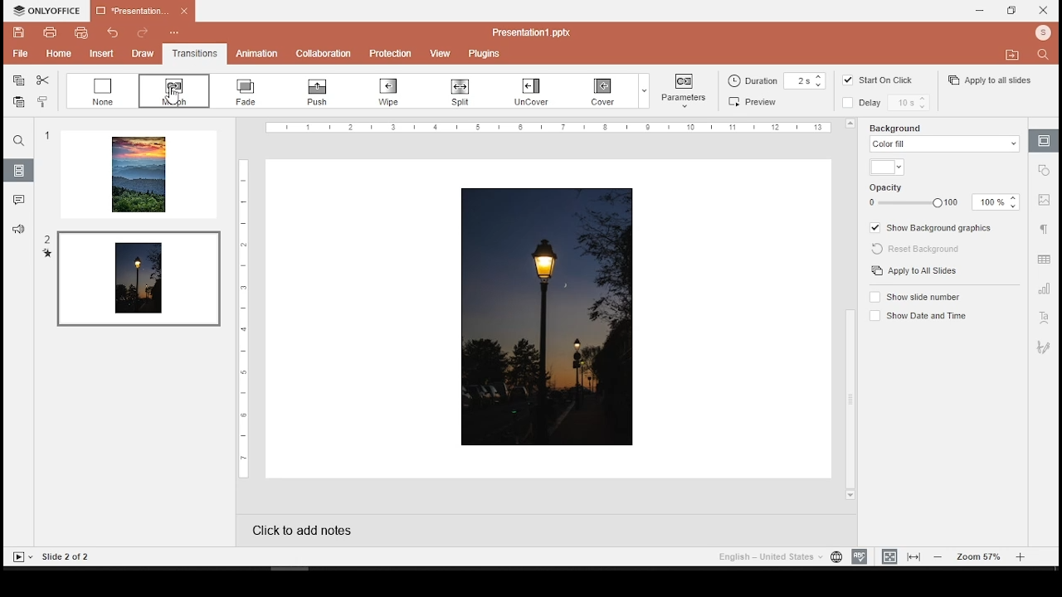  Describe the element at coordinates (920, 315) in the screenshot. I see `show date and time on/off` at that location.